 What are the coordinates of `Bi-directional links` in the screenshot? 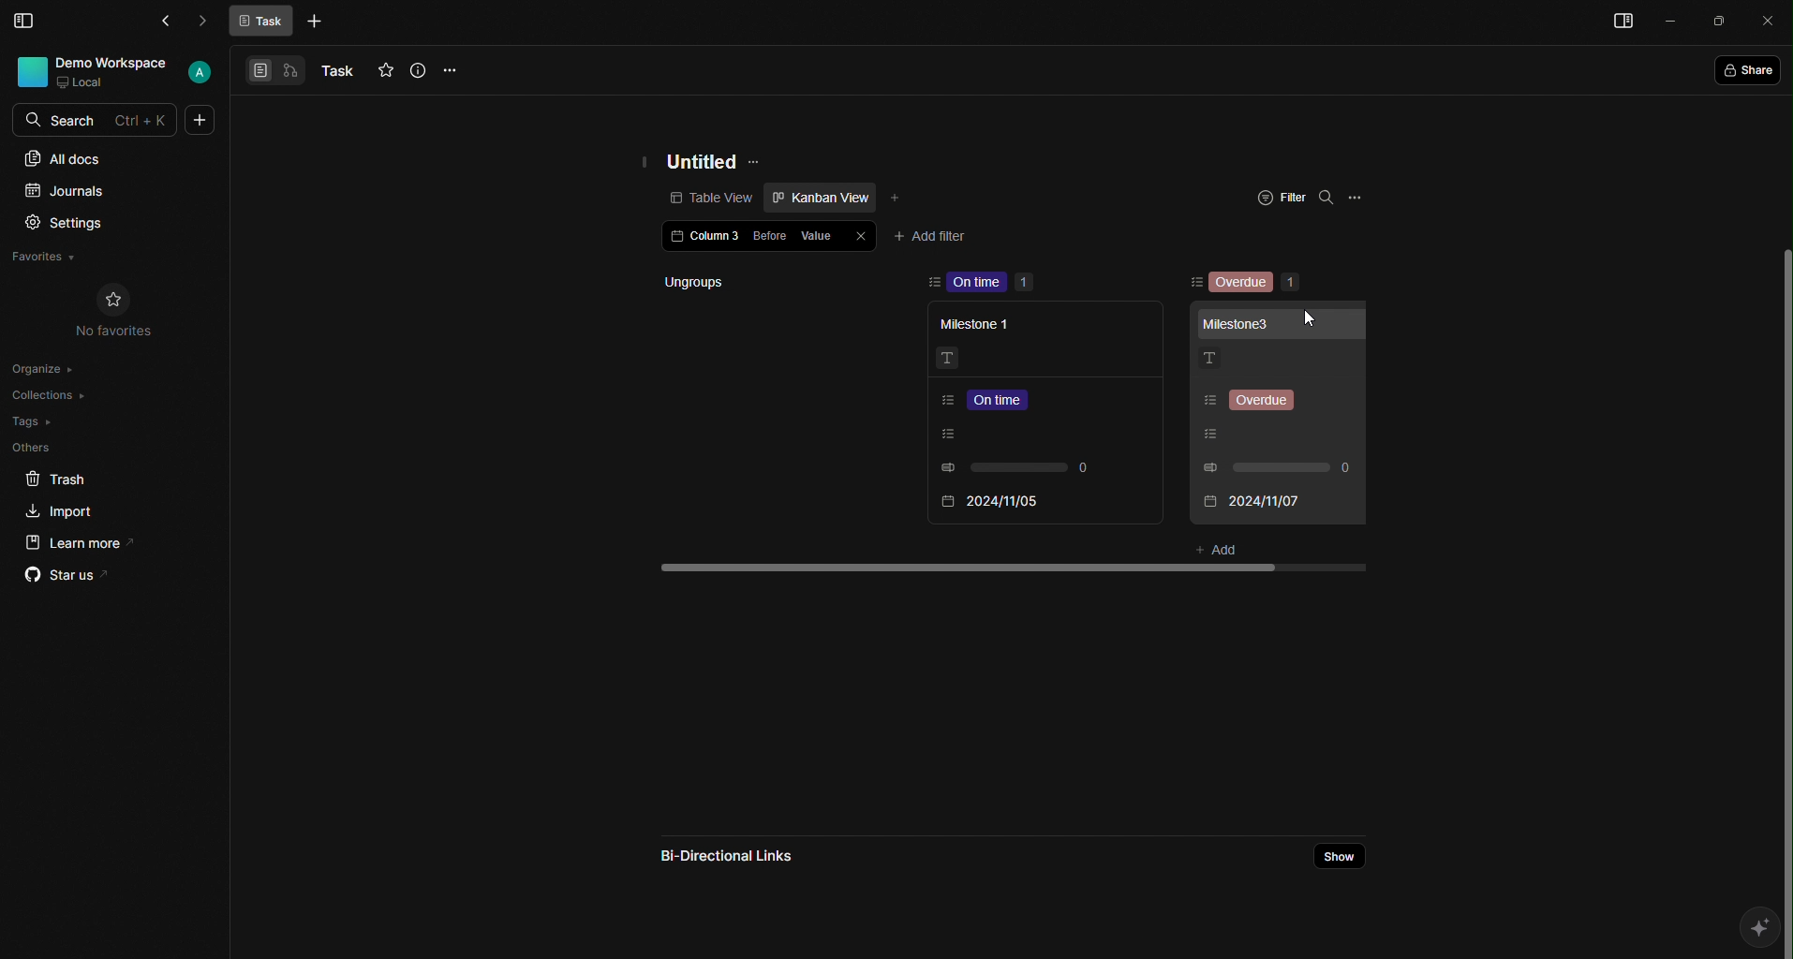 It's located at (729, 851).